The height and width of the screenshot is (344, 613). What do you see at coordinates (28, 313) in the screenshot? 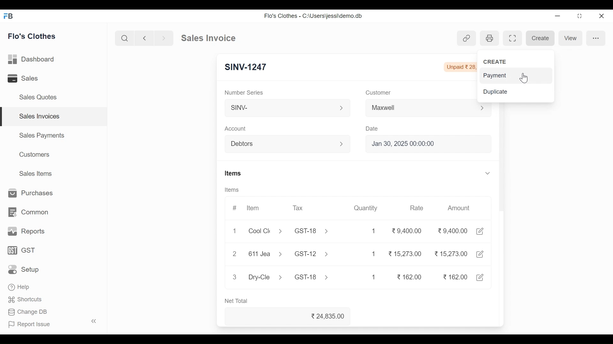
I see `Change DB` at bounding box center [28, 313].